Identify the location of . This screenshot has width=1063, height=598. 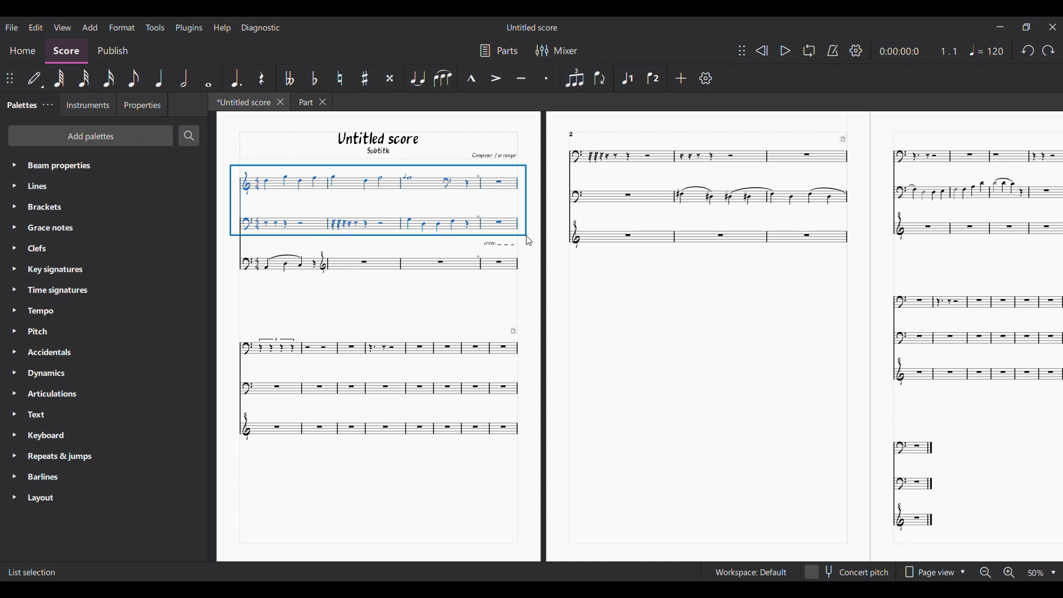
(12, 248).